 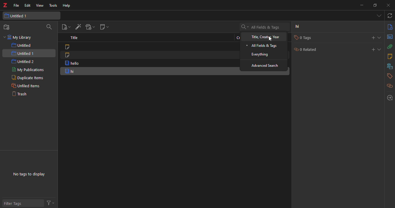 What do you see at coordinates (361, 5) in the screenshot?
I see `minimize` at bounding box center [361, 5].